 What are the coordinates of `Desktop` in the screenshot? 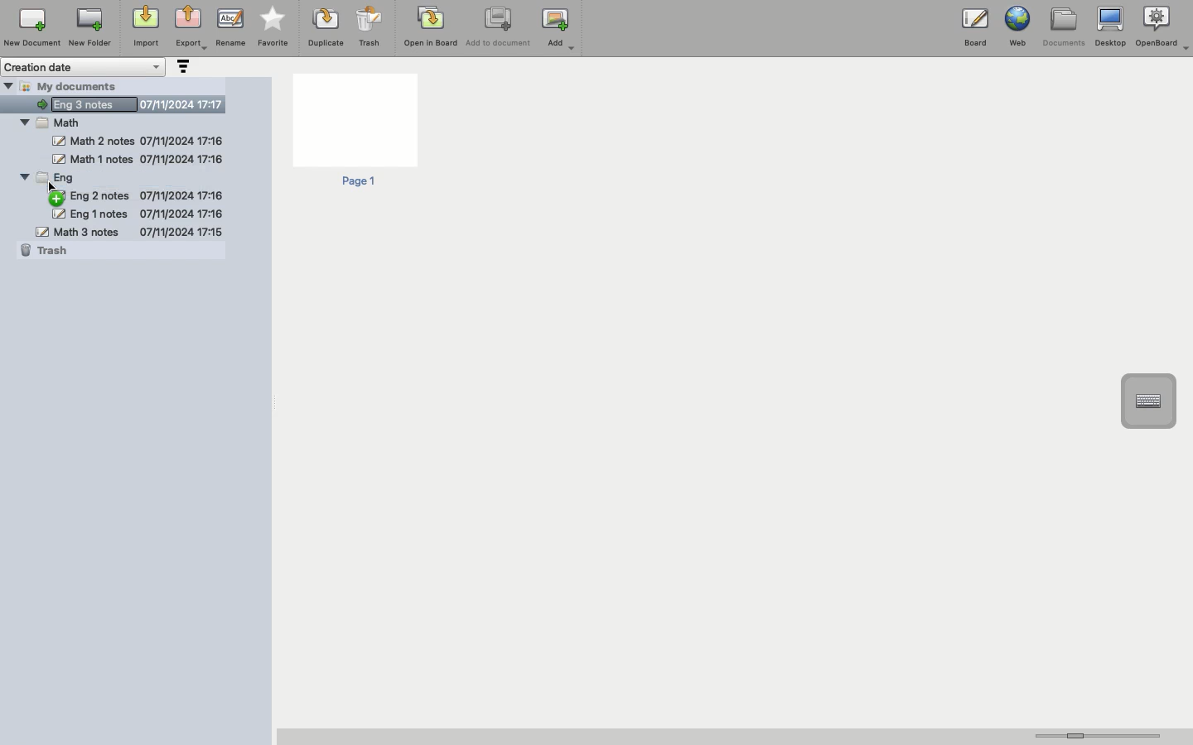 It's located at (1110, 27).